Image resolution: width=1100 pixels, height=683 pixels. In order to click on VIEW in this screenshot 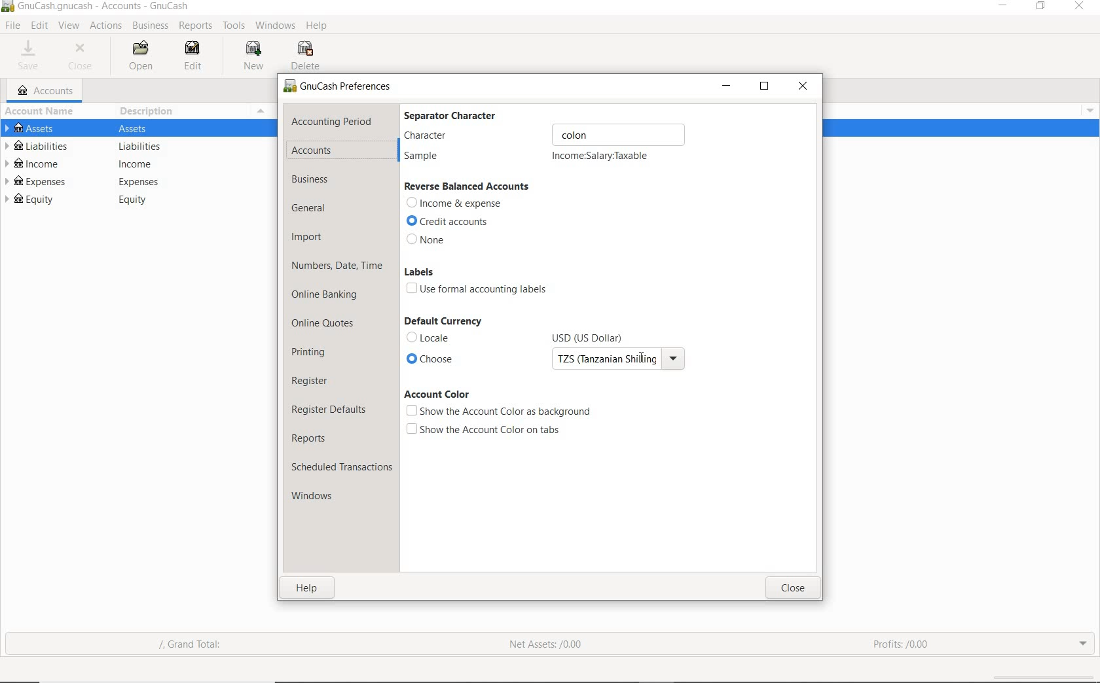, I will do `click(69, 24)`.